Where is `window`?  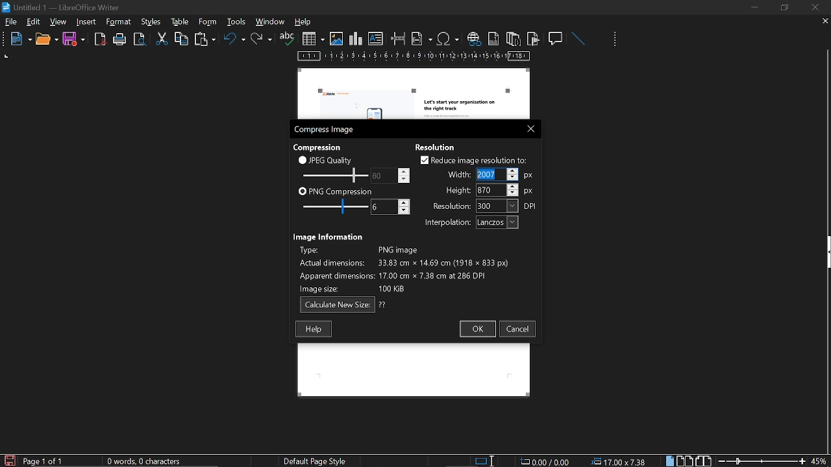
window is located at coordinates (271, 21).